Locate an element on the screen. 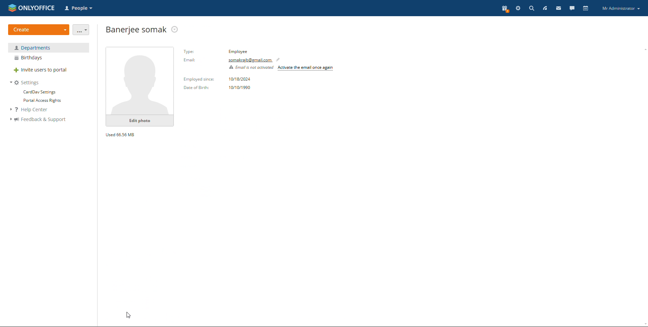  edit email is located at coordinates (279, 59).